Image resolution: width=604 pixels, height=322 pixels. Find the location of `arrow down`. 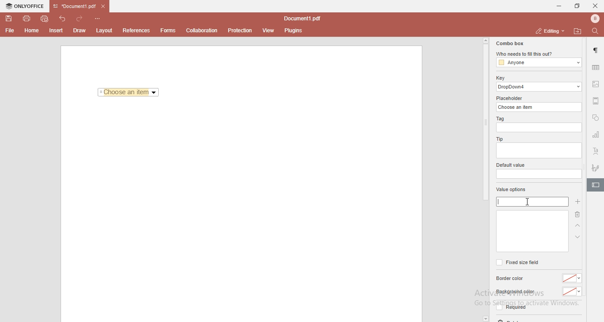

arrow down is located at coordinates (578, 237).